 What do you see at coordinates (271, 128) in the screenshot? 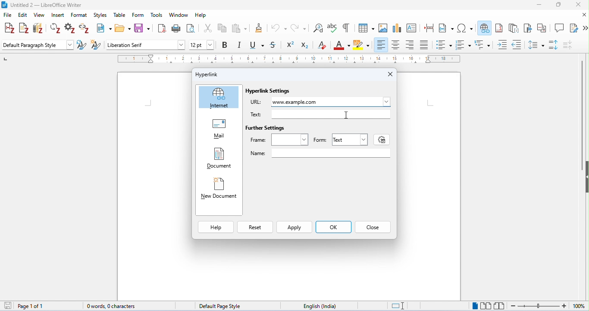
I see `Further Settings` at bounding box center [271, 128].